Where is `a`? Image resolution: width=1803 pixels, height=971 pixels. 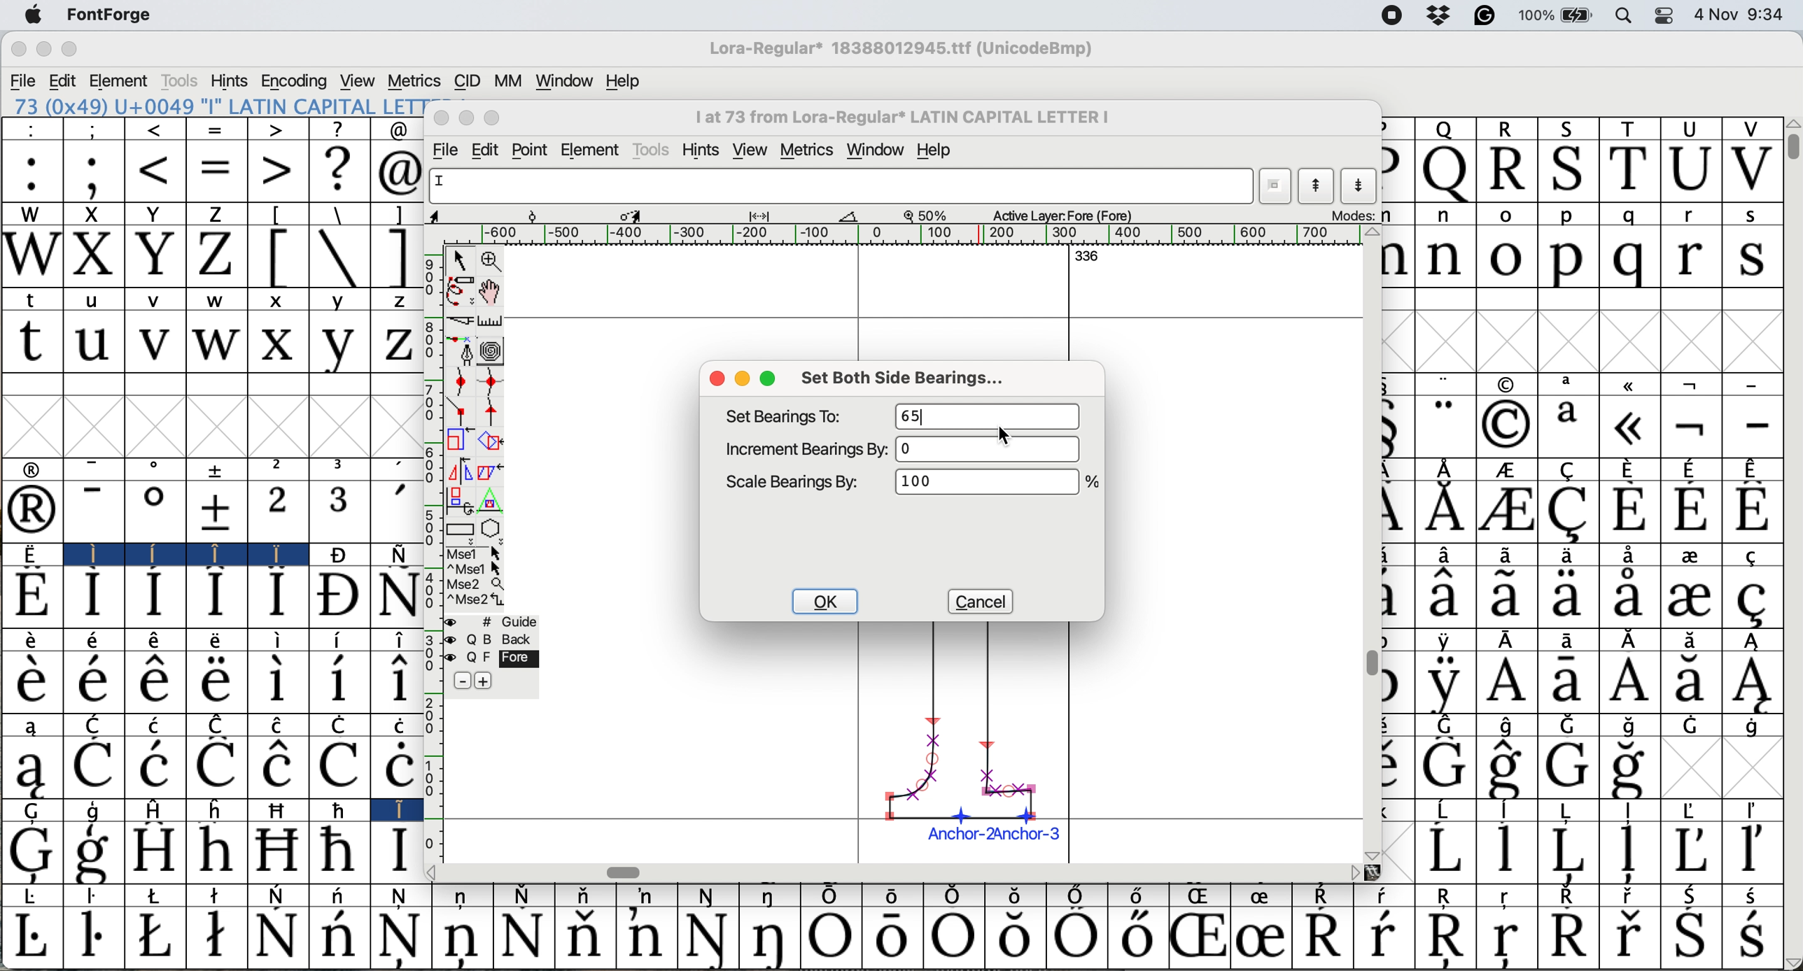
a is located at coordinates (1573, 385).